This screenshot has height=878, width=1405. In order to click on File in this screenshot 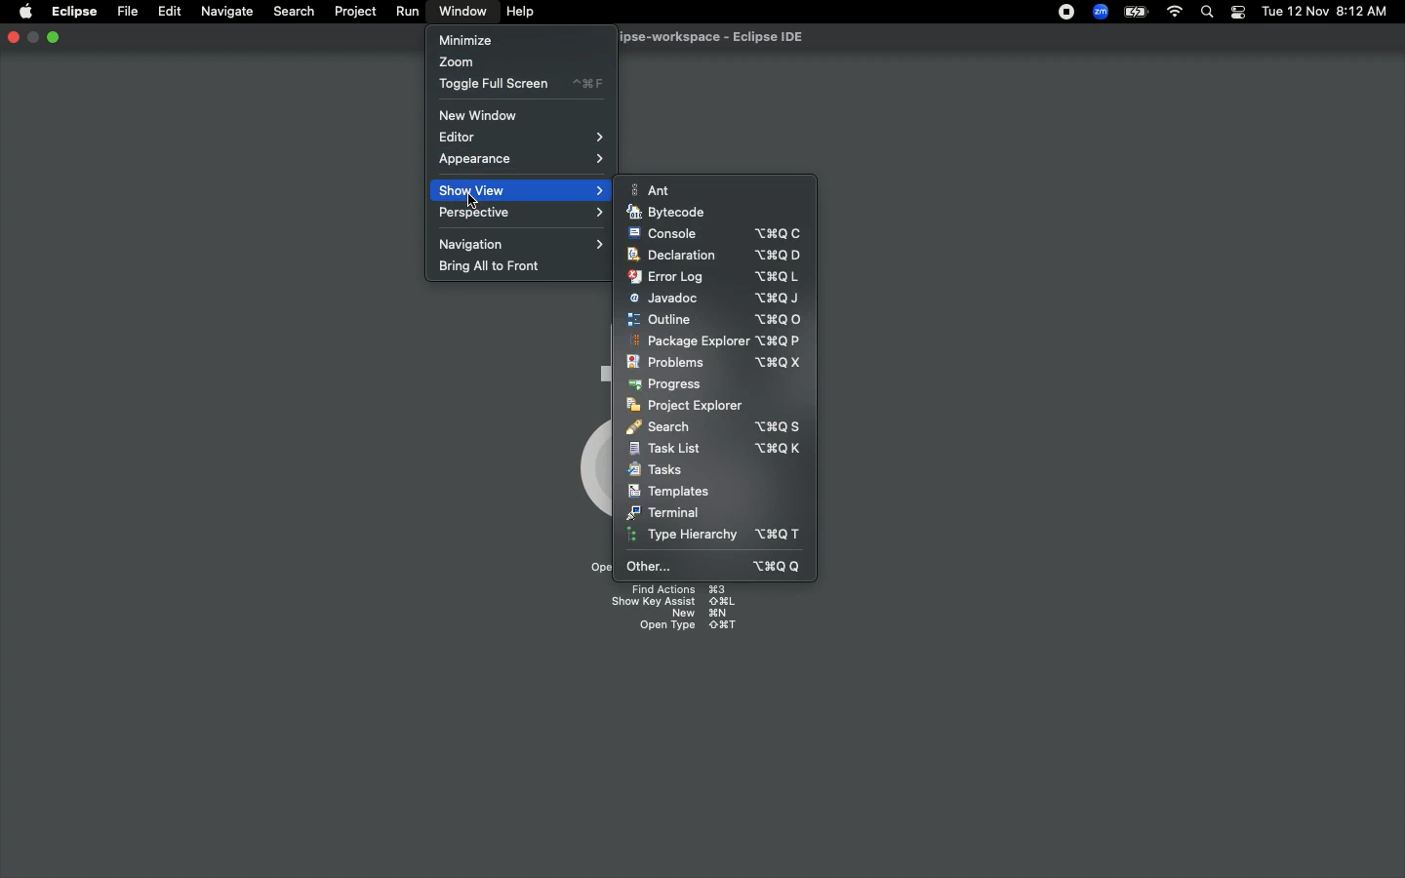, I will do `click(127, 10)`.